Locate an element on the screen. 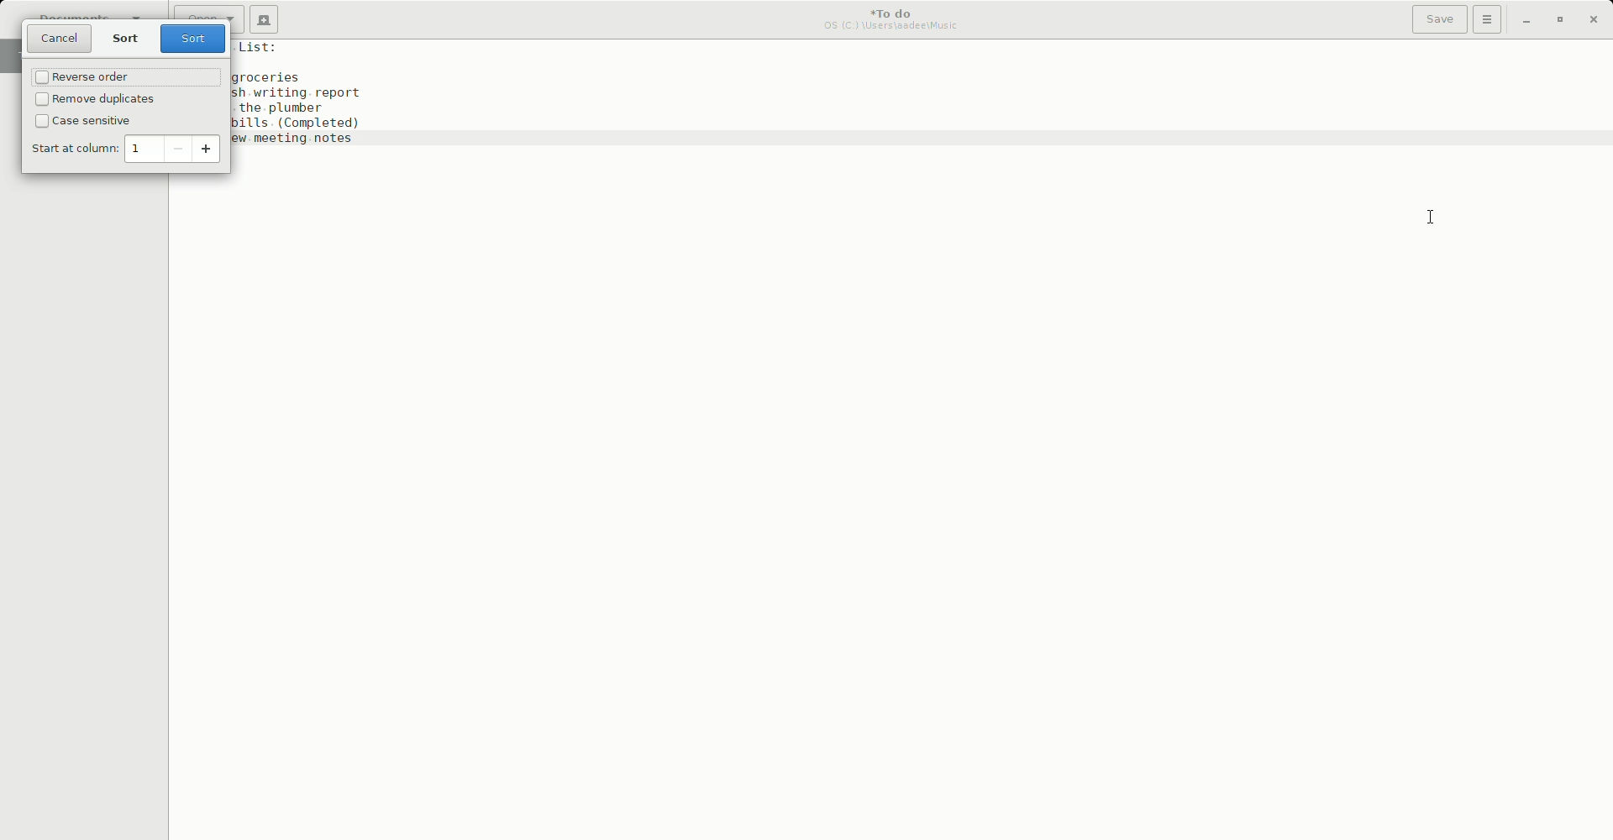  decrease value is located at coordinates (174, 149).